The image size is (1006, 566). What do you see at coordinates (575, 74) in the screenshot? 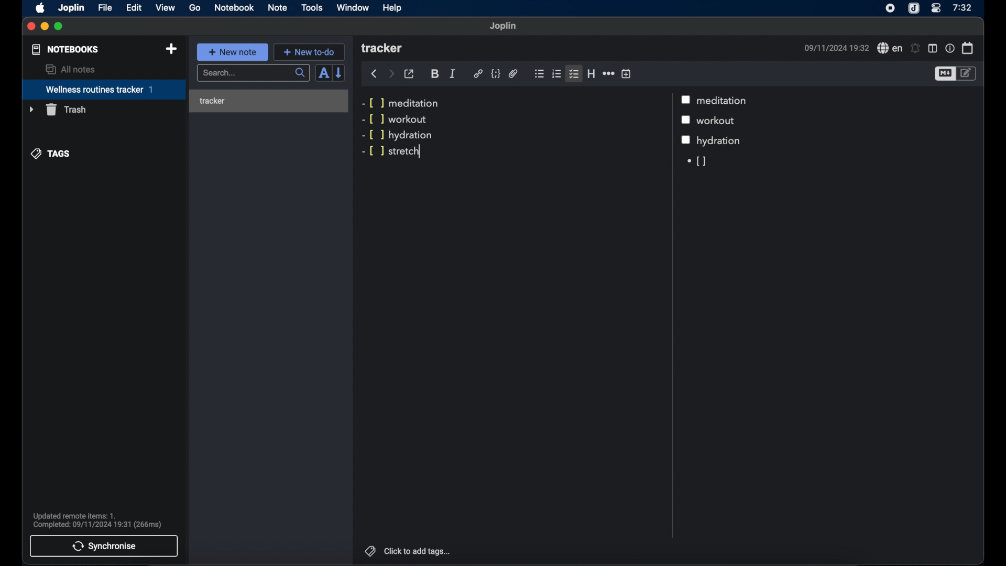
I see `checklist` at bounding box center [575, 74].